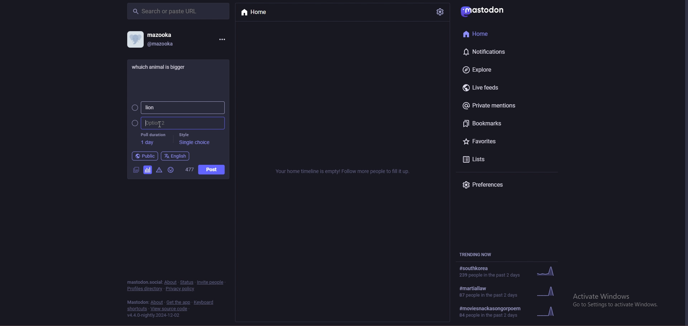 The image size is (688, 326). I want to click on poll duration, so click(153, 139).